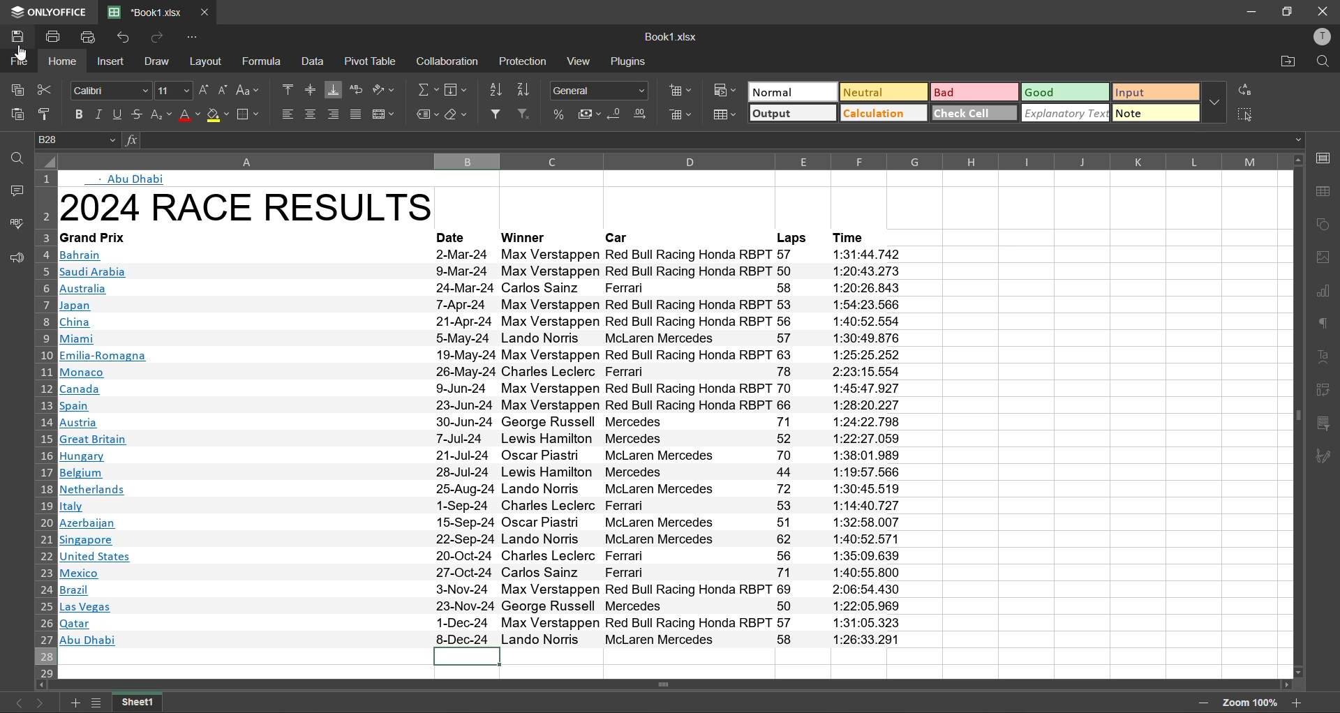 The width and height of the screenshot is (1340, 713). What do you see at coordinates (579, 60) in the screenshot?
I see `view` at bounding box center [579, 60].